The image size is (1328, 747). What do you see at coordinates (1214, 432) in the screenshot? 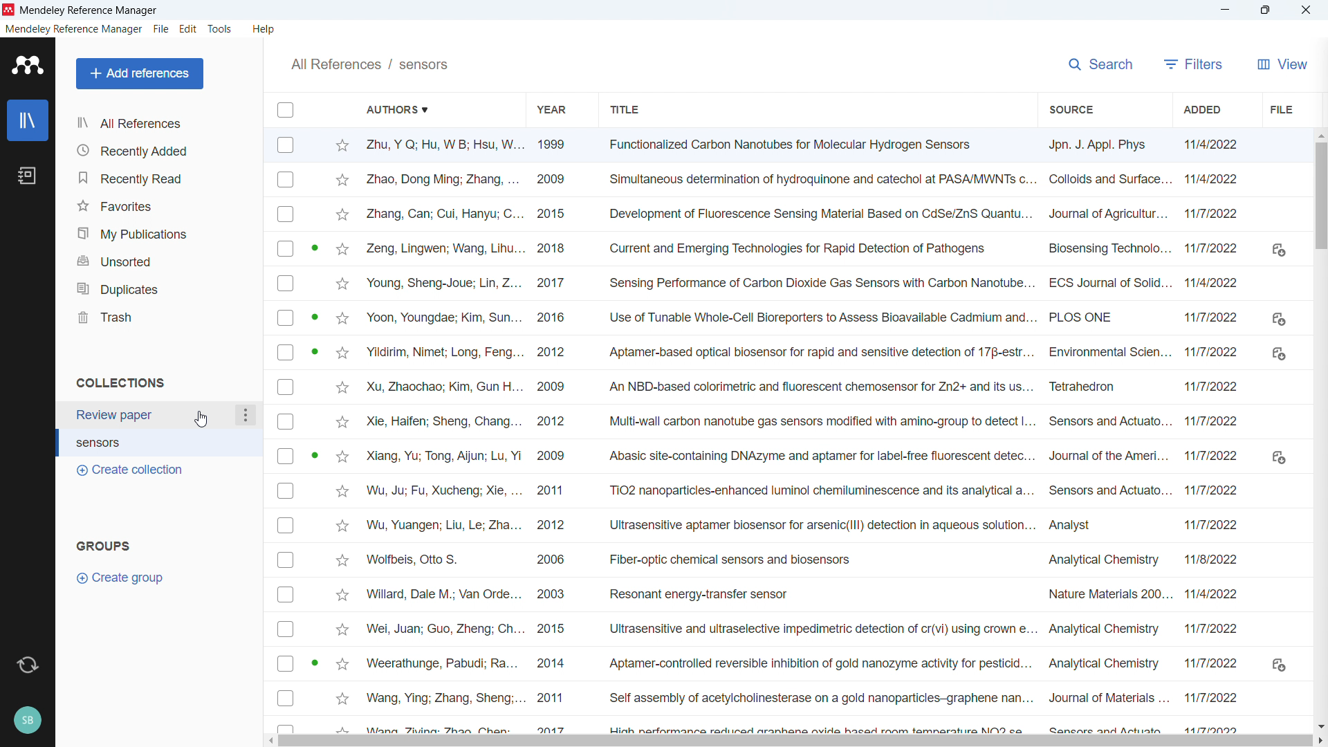
I see `Date of addition of individual entries ` at bounding box center [1214, 432].